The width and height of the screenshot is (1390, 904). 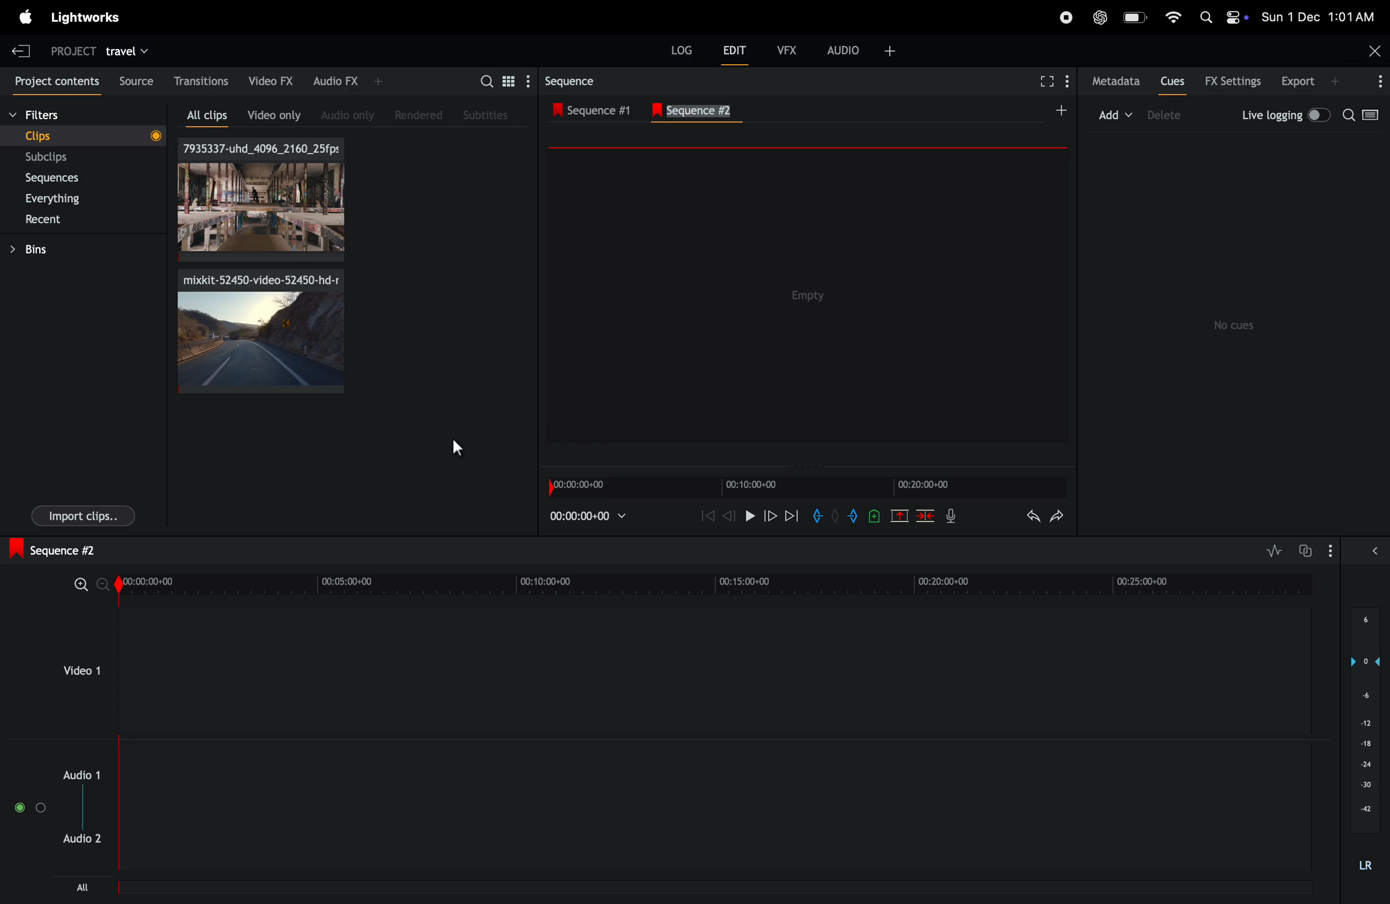 I want to click on video only, so click(x=273, y=114).